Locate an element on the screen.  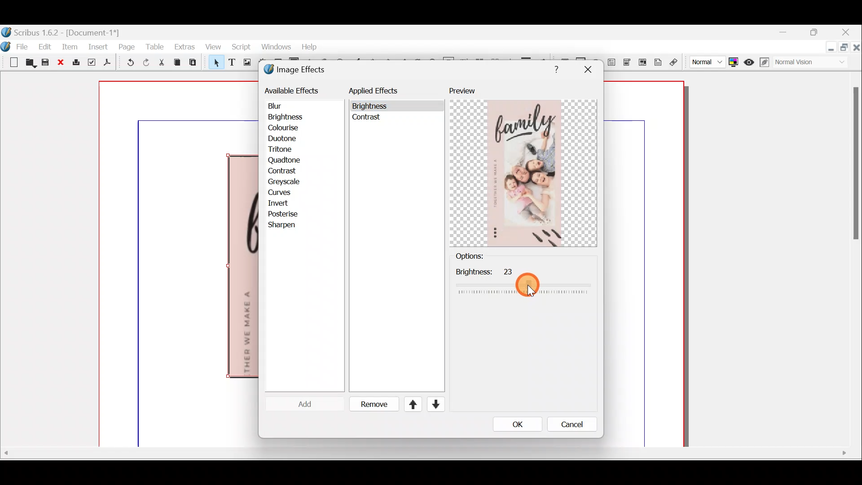
Cut is located at coordinates (161, 64).